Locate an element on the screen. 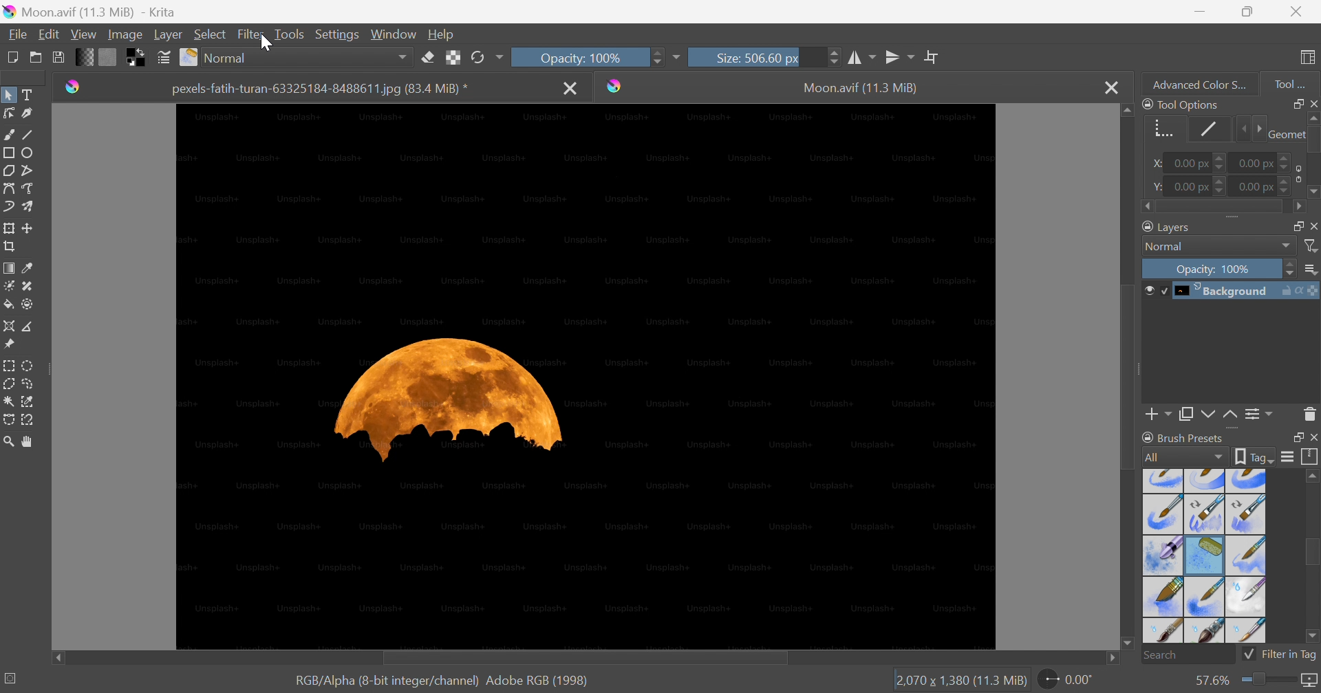 Image resolution: width=1321 pixels, height=693 pixels. Window is located at coordinates (391, 35).